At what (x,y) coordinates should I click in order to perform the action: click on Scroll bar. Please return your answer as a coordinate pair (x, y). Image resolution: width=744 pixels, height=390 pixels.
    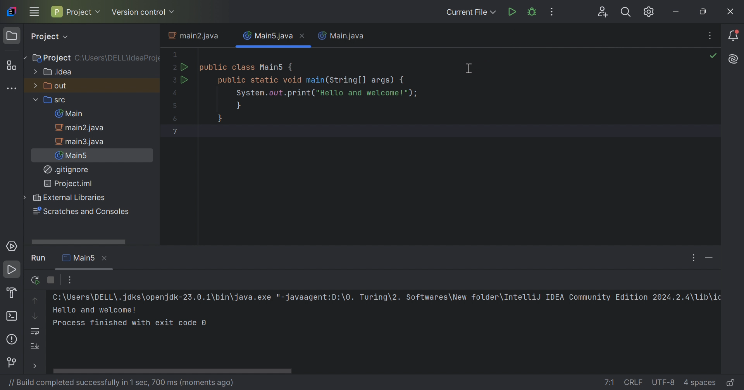
    Looking at the image, I should click on (384, 371).